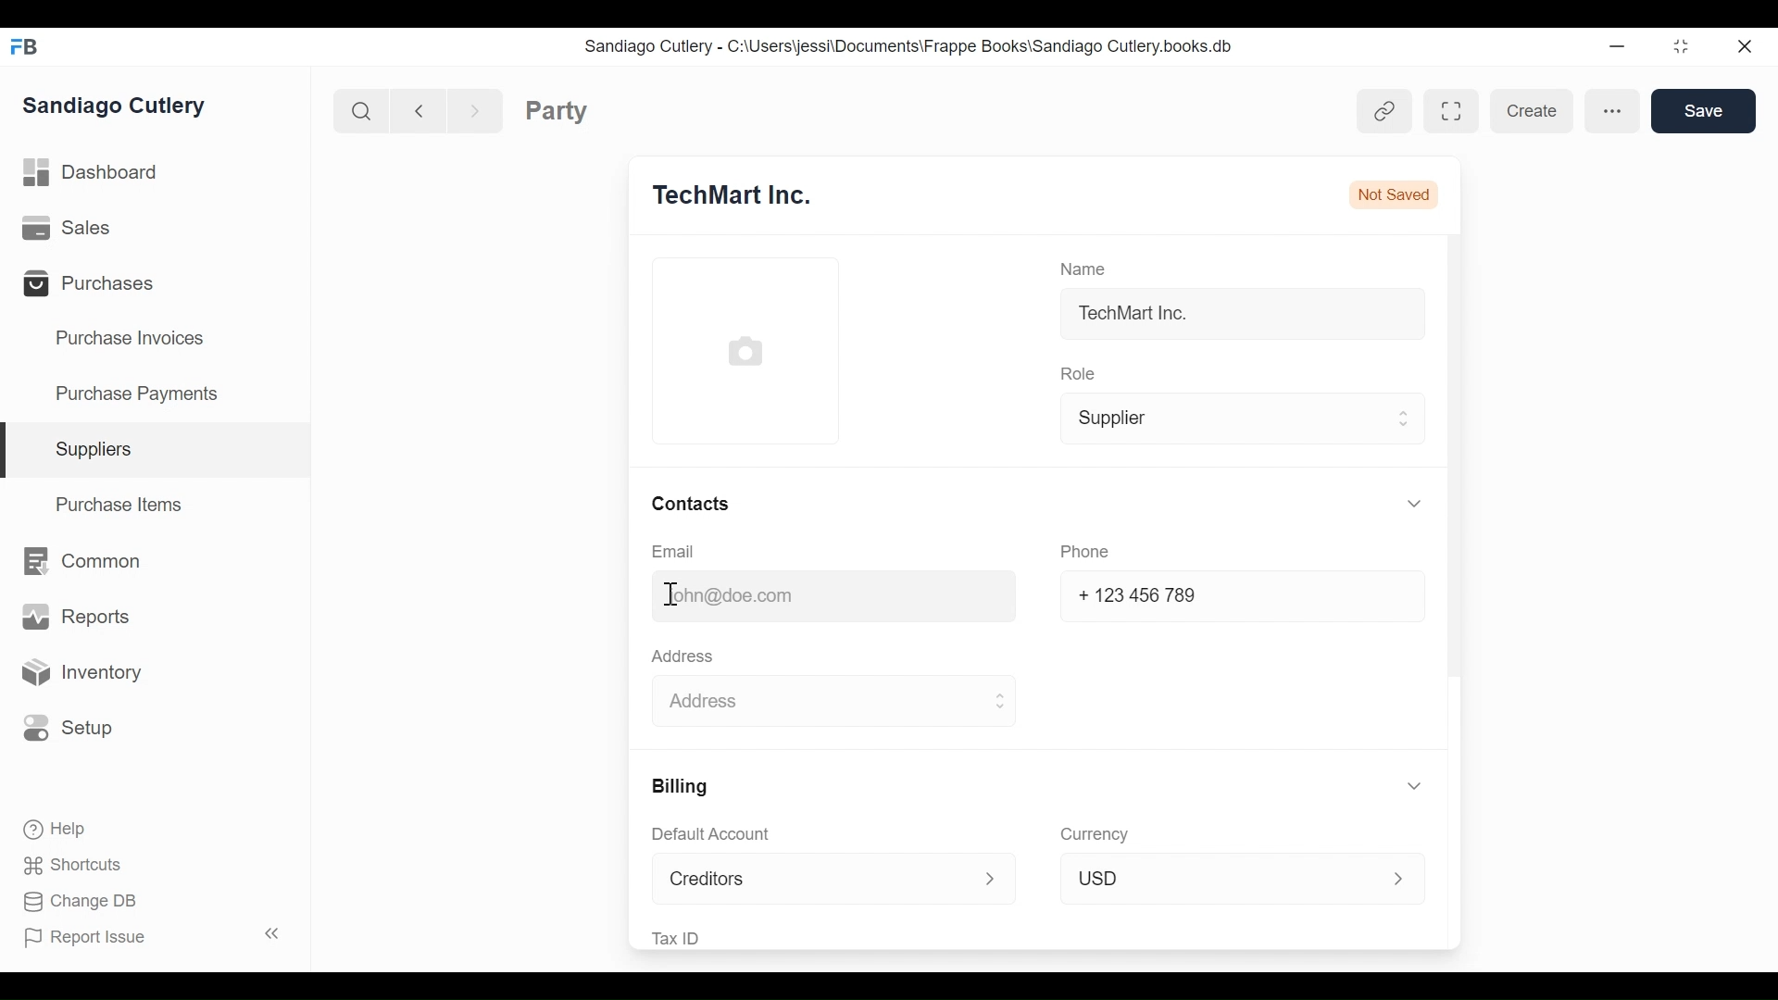  I want to click on  Help, so click(62, 829).